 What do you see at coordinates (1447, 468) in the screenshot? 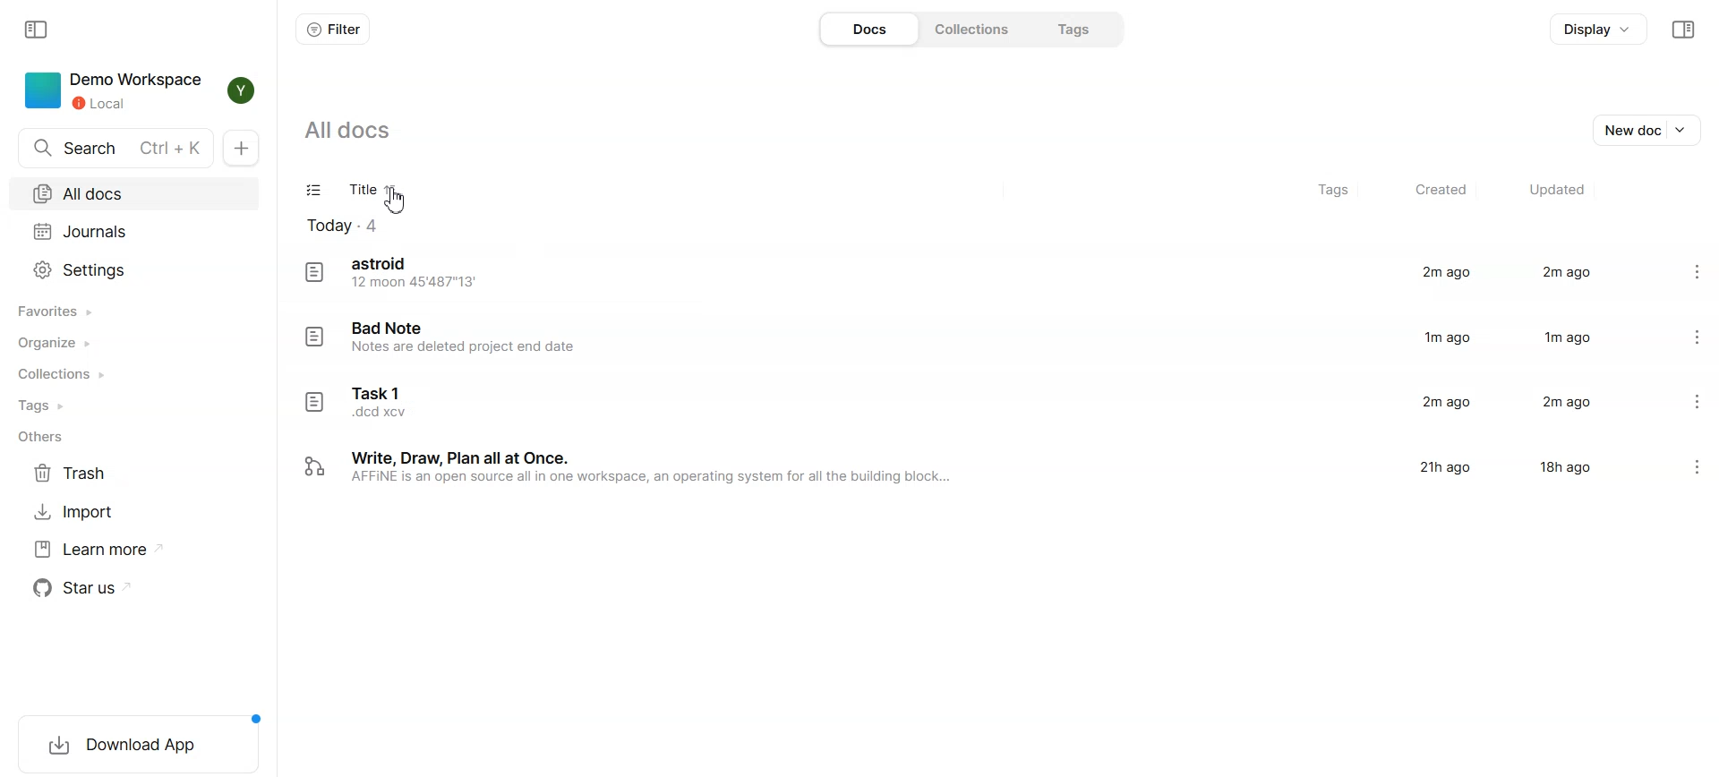
I see `21h ago` at bounding box center [1447, 468].